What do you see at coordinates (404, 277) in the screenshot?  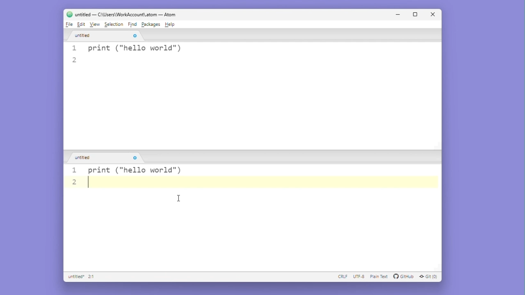 I see `github` at bounding box center [404, 277].